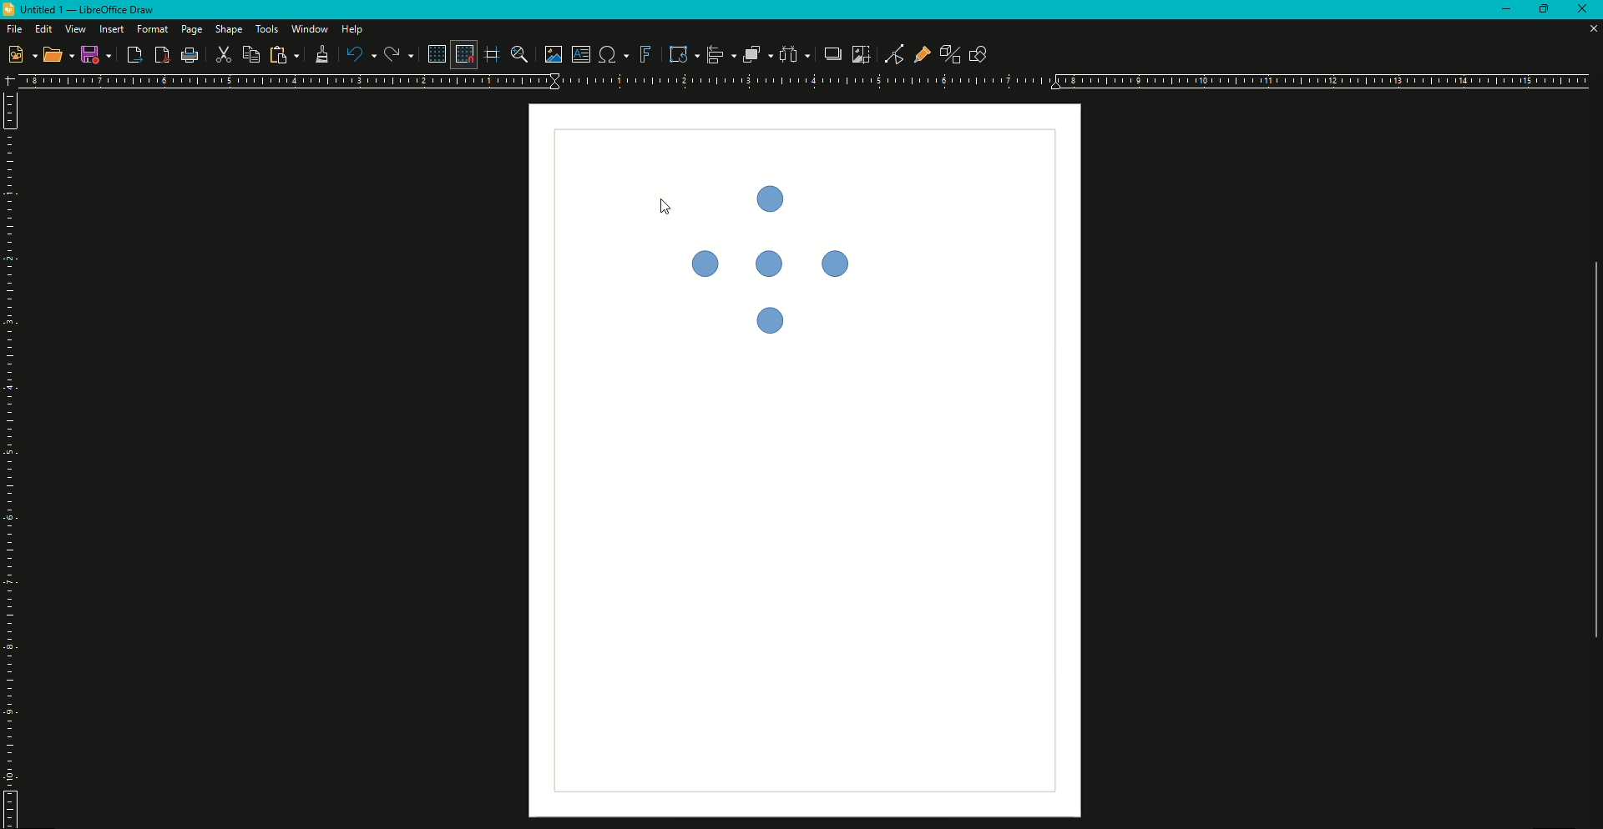 Image resolution: width=1603 pixels, height=829 pixels. Describe the element at coordinates (57, 57) in the screenshot. I see `Open` at that location.